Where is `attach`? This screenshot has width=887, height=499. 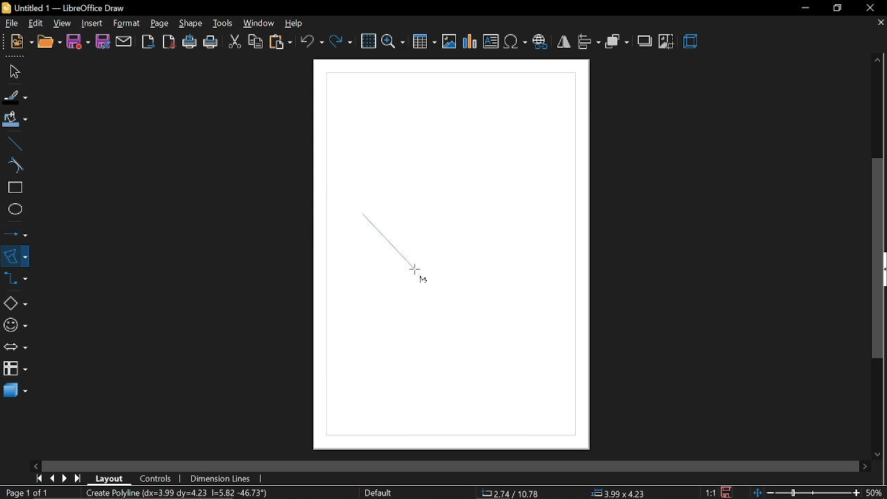 attach is located at coordinates (123, 42).